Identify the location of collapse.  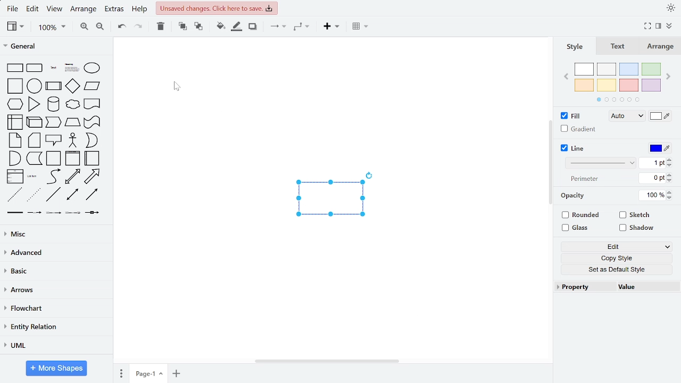
(659, 27).